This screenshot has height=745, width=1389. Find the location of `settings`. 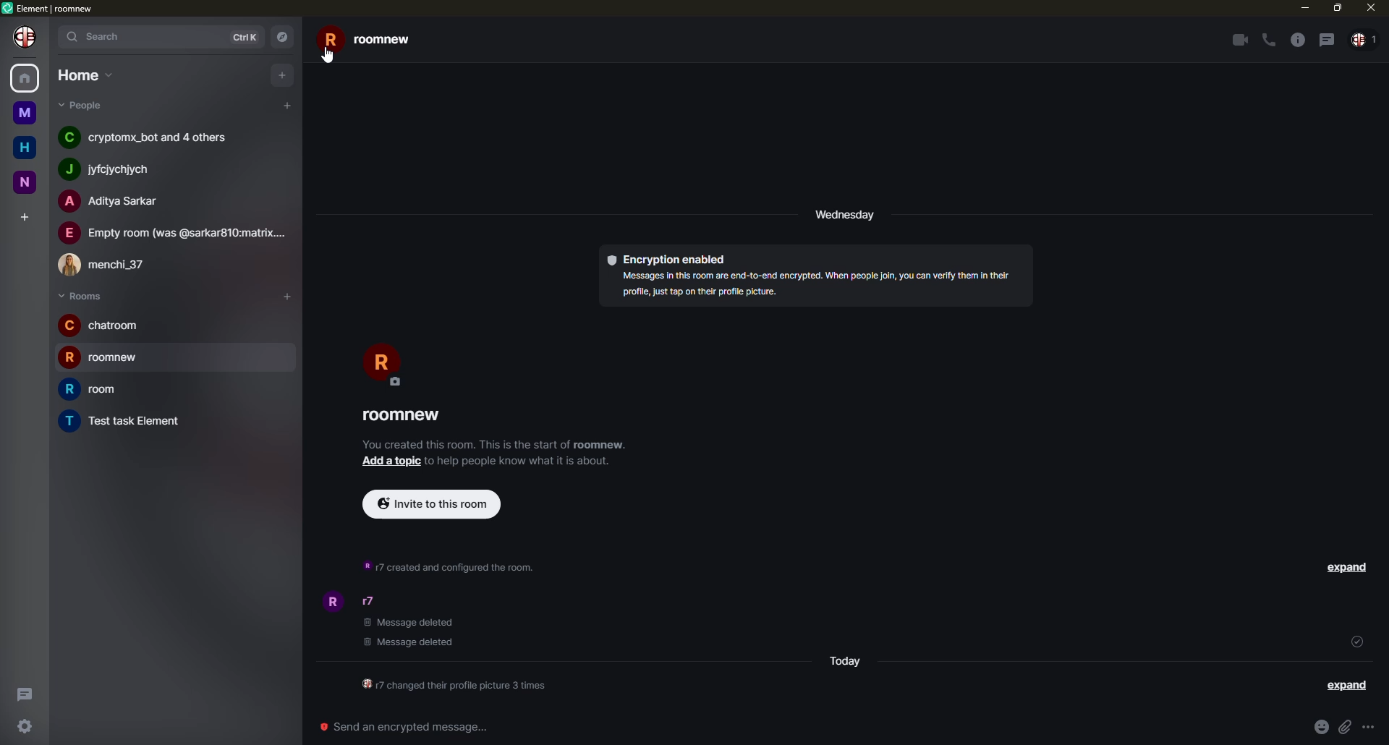

settings is located at coordinates (24, 726).